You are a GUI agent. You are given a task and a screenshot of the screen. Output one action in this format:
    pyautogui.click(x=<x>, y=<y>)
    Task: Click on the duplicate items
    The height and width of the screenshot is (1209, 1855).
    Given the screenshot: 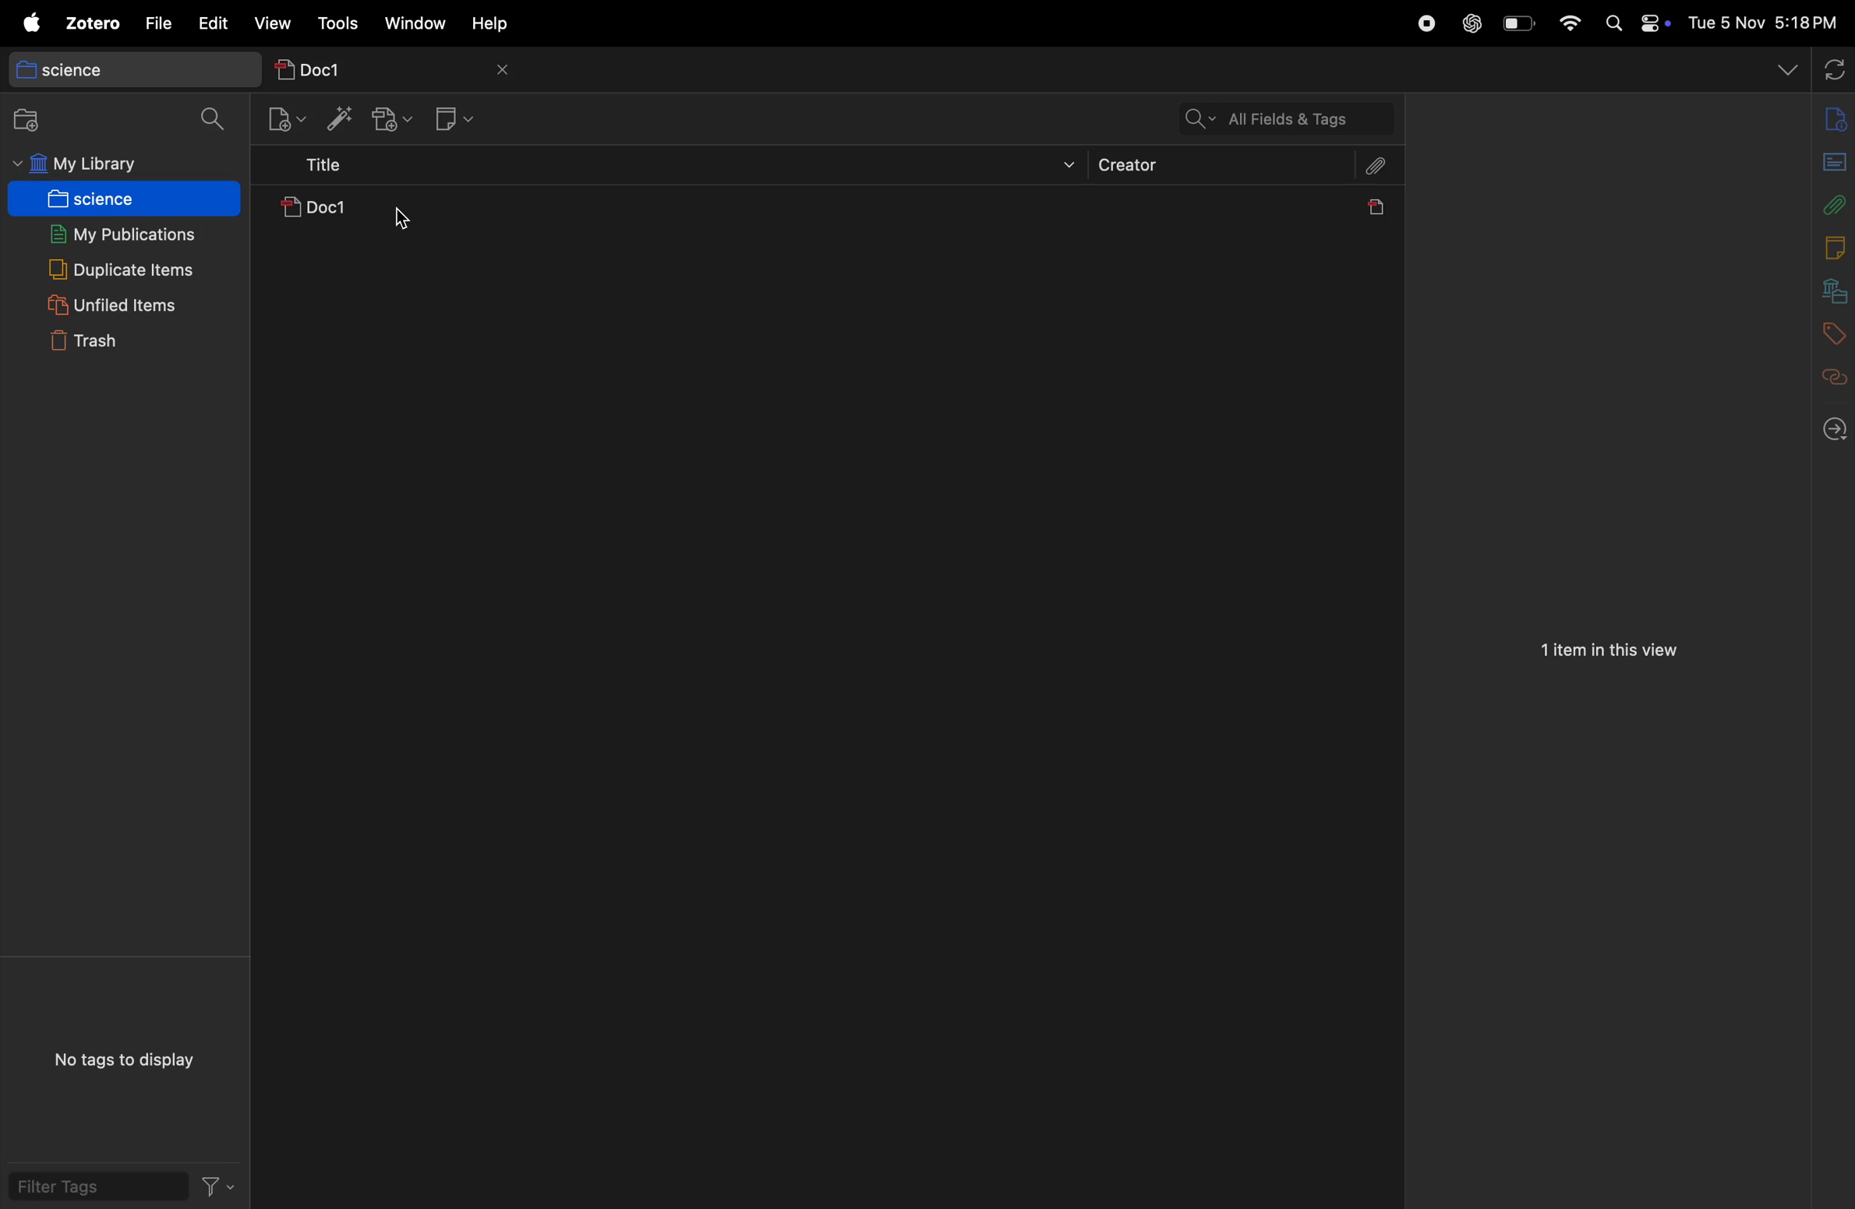 What is the action you would take?
    pyautogui.click(x=122, y=268)
    